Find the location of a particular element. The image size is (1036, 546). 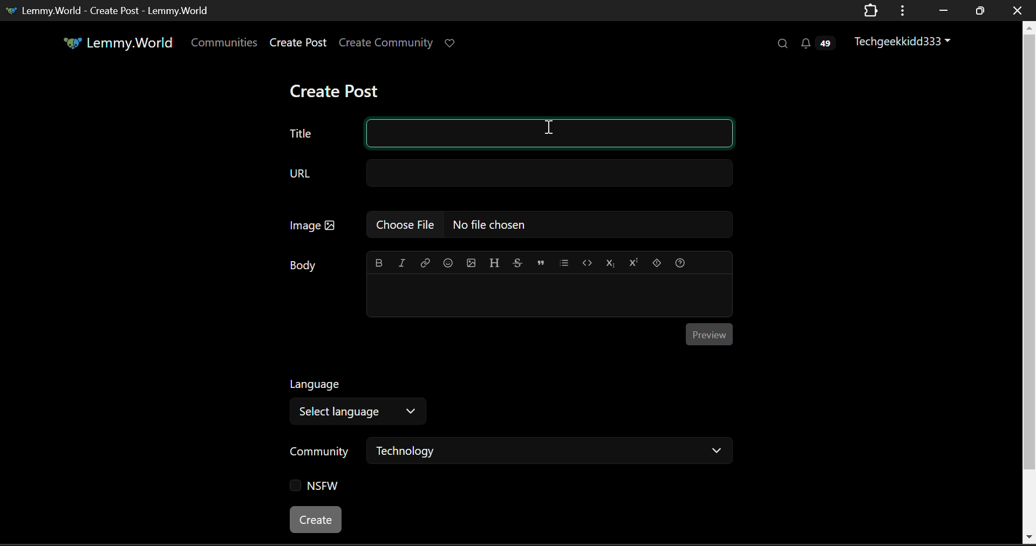

Create is located at coordinates (317, 520).